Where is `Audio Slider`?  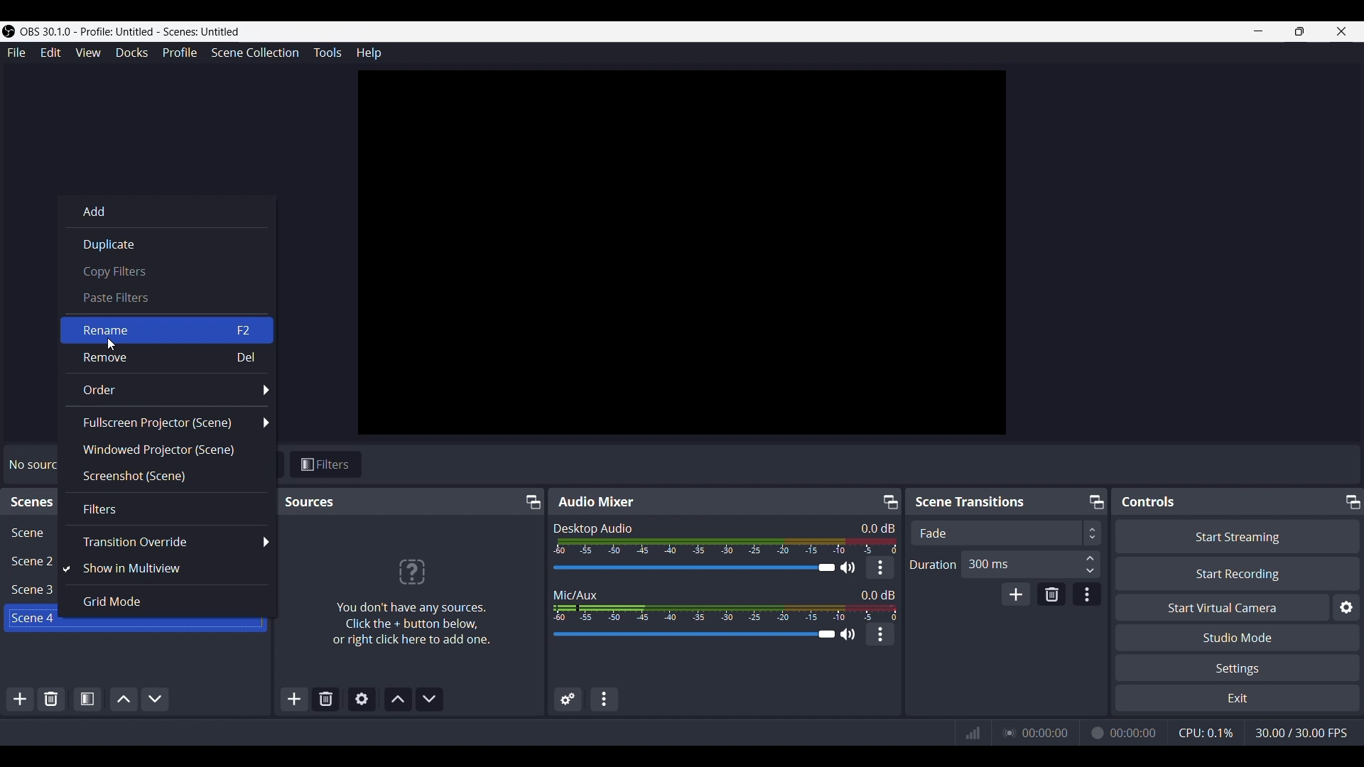
Audio Slider is located at coordinates (693, 567).